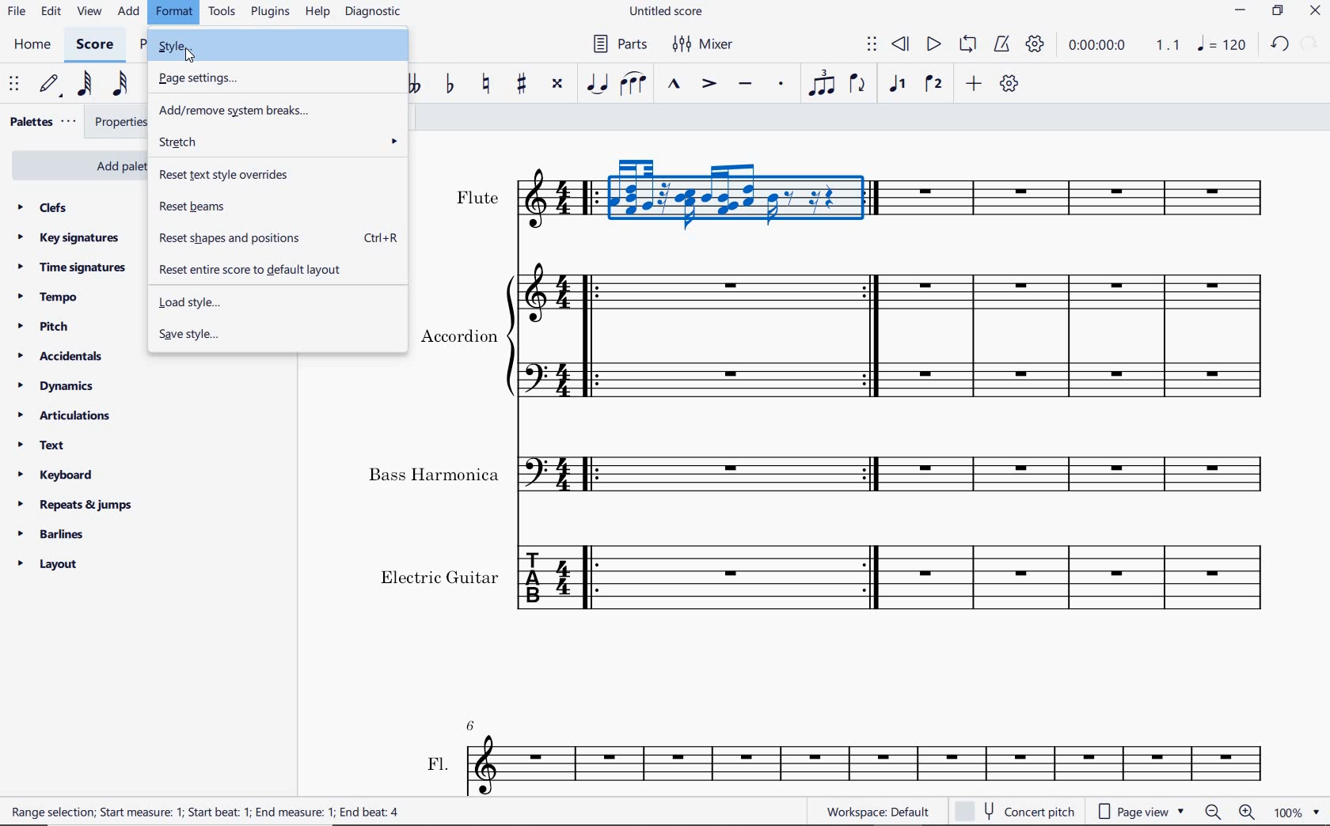  I want to click on Instrument: Flute, so click(861, 195).